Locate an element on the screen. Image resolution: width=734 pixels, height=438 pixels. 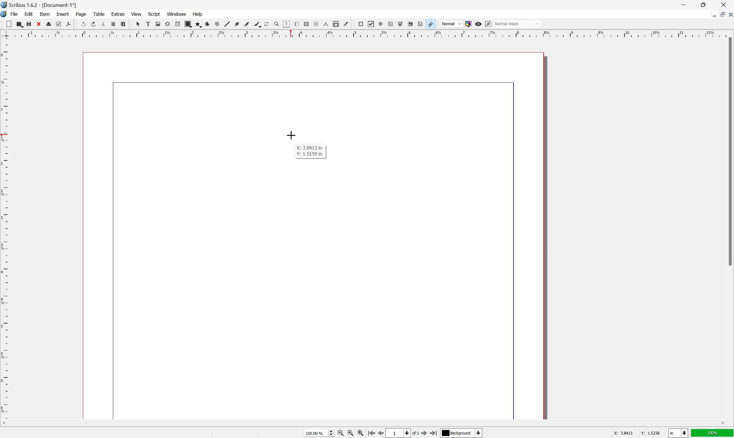
select current layer is located at coordinates (463, 433).